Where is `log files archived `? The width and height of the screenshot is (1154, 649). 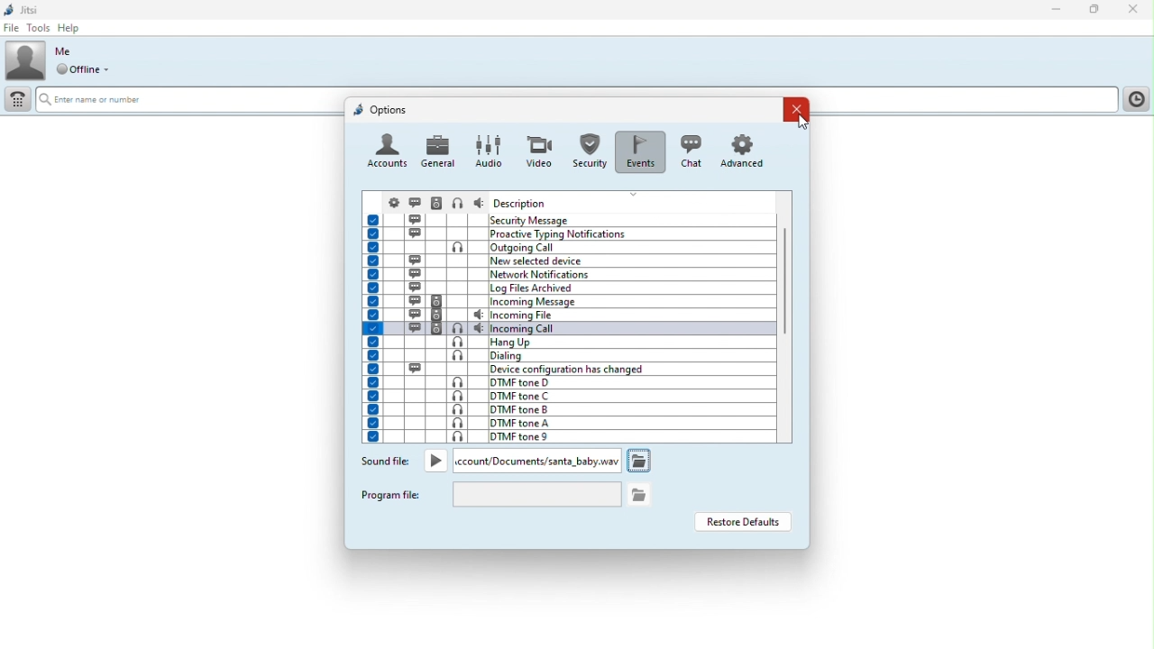 log files archived  is located at coordinates (568, 288).